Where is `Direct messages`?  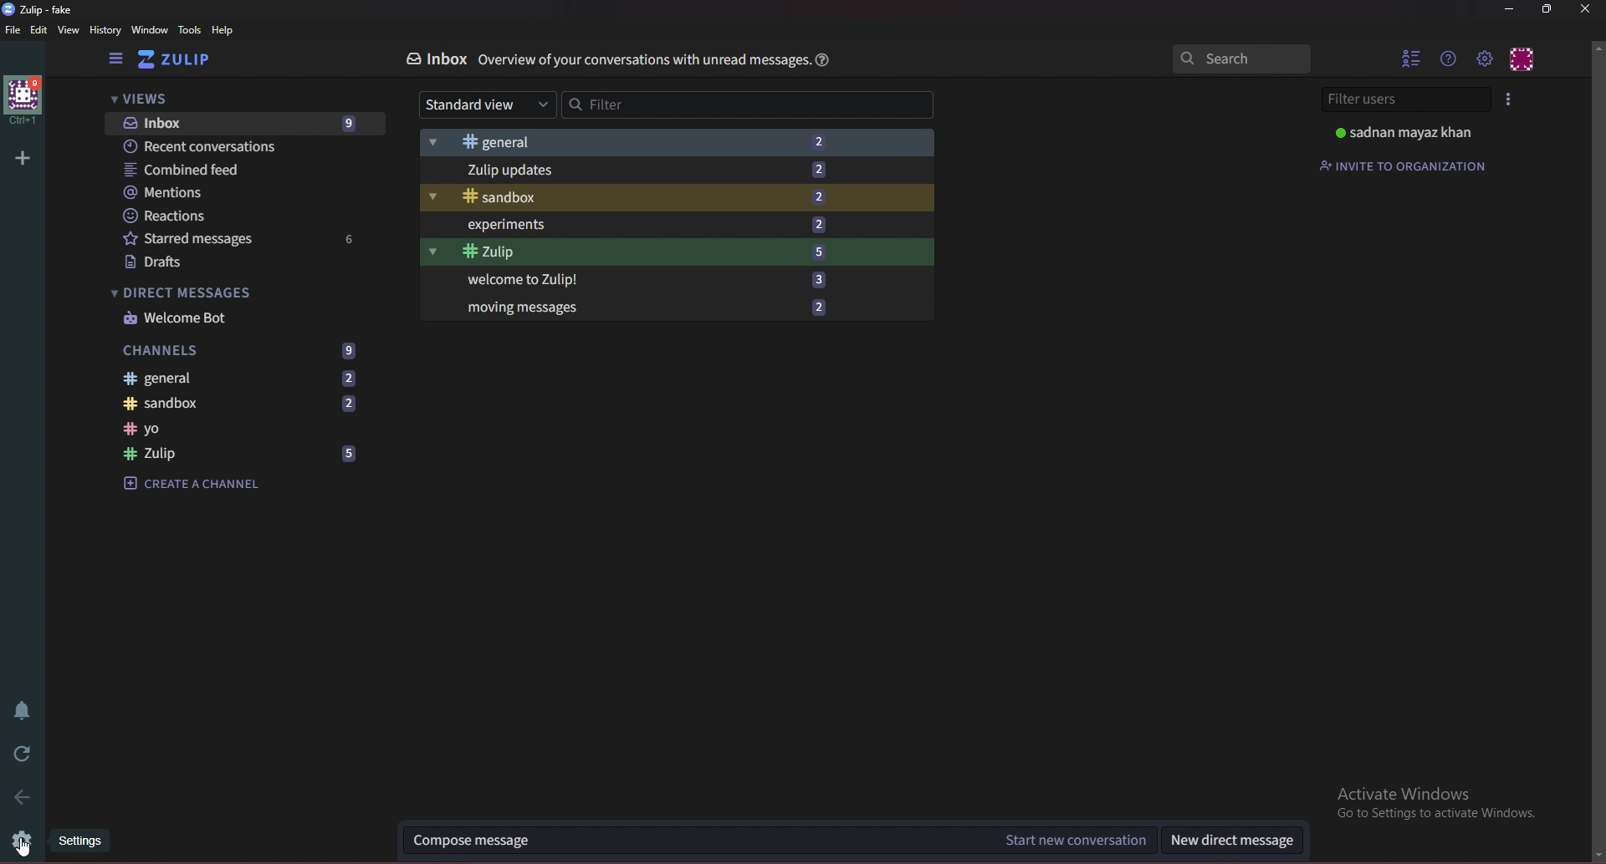
Direct messages is located at coordinates (204, 292).